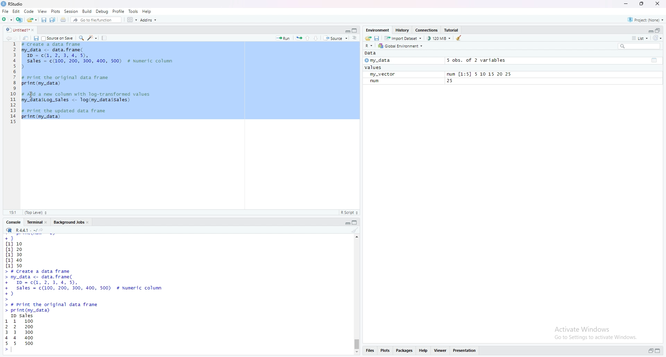 The height and width of the screenshot is (357, 666). Describe the element at coordinates (386, 75) in the screenshot. I see `my_vector` at that location.